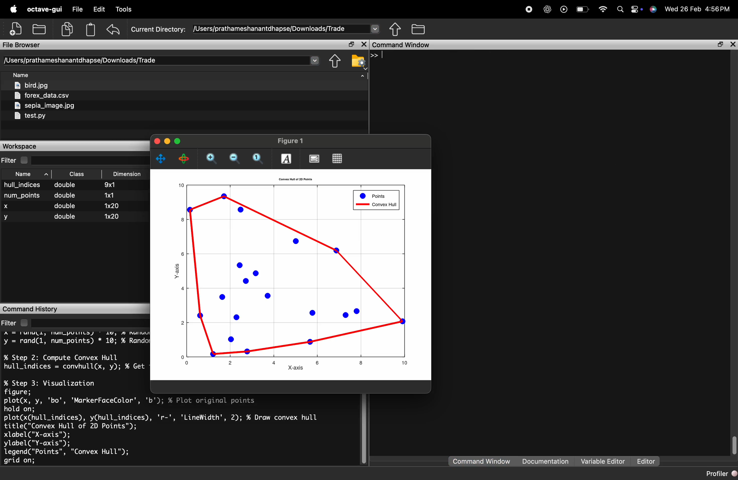  I want to click on Dimension, so click(127, 174).